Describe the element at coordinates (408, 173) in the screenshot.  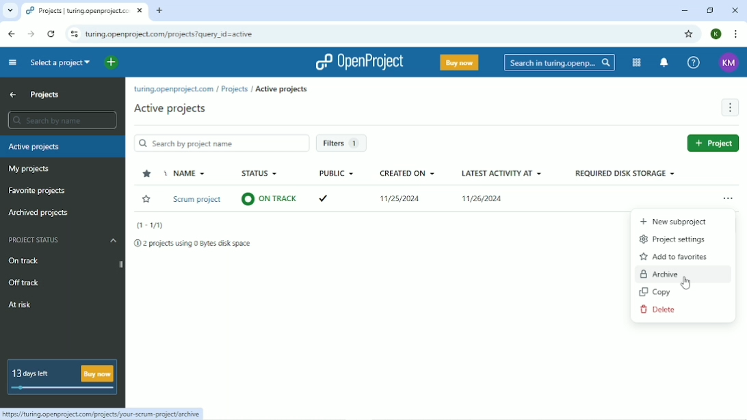
I see `Created on` at that location.